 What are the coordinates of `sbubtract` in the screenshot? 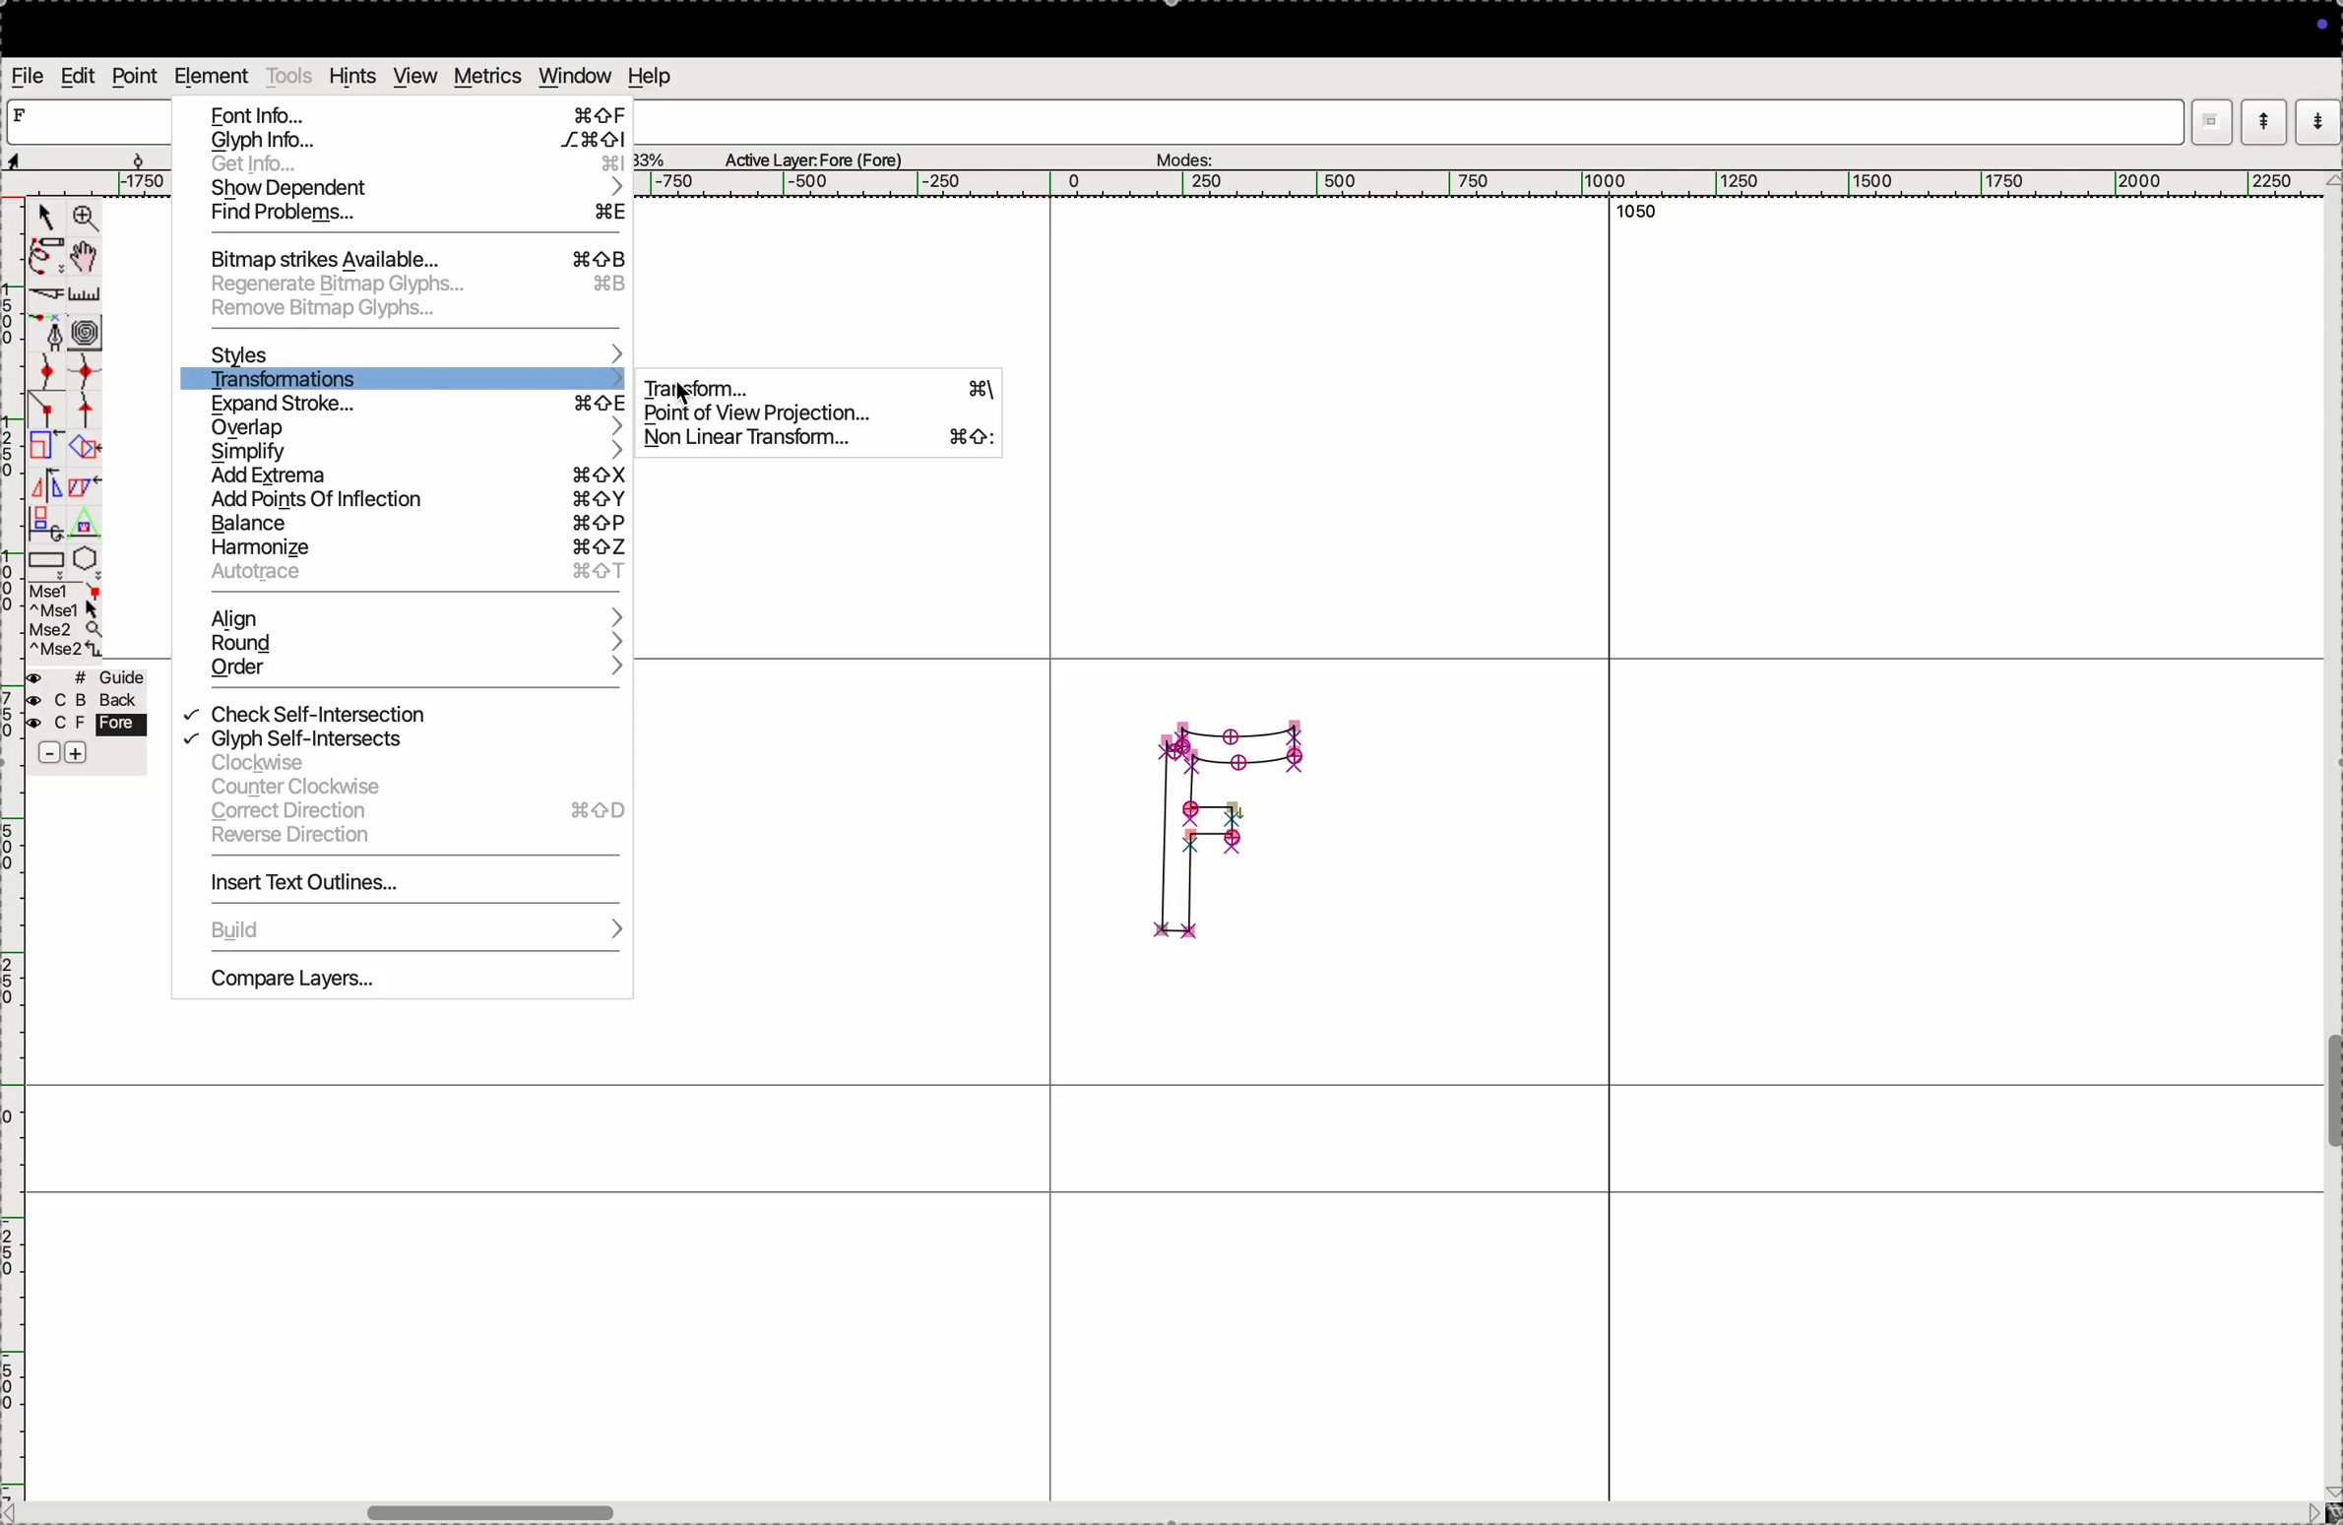 It's located at (40, 754).